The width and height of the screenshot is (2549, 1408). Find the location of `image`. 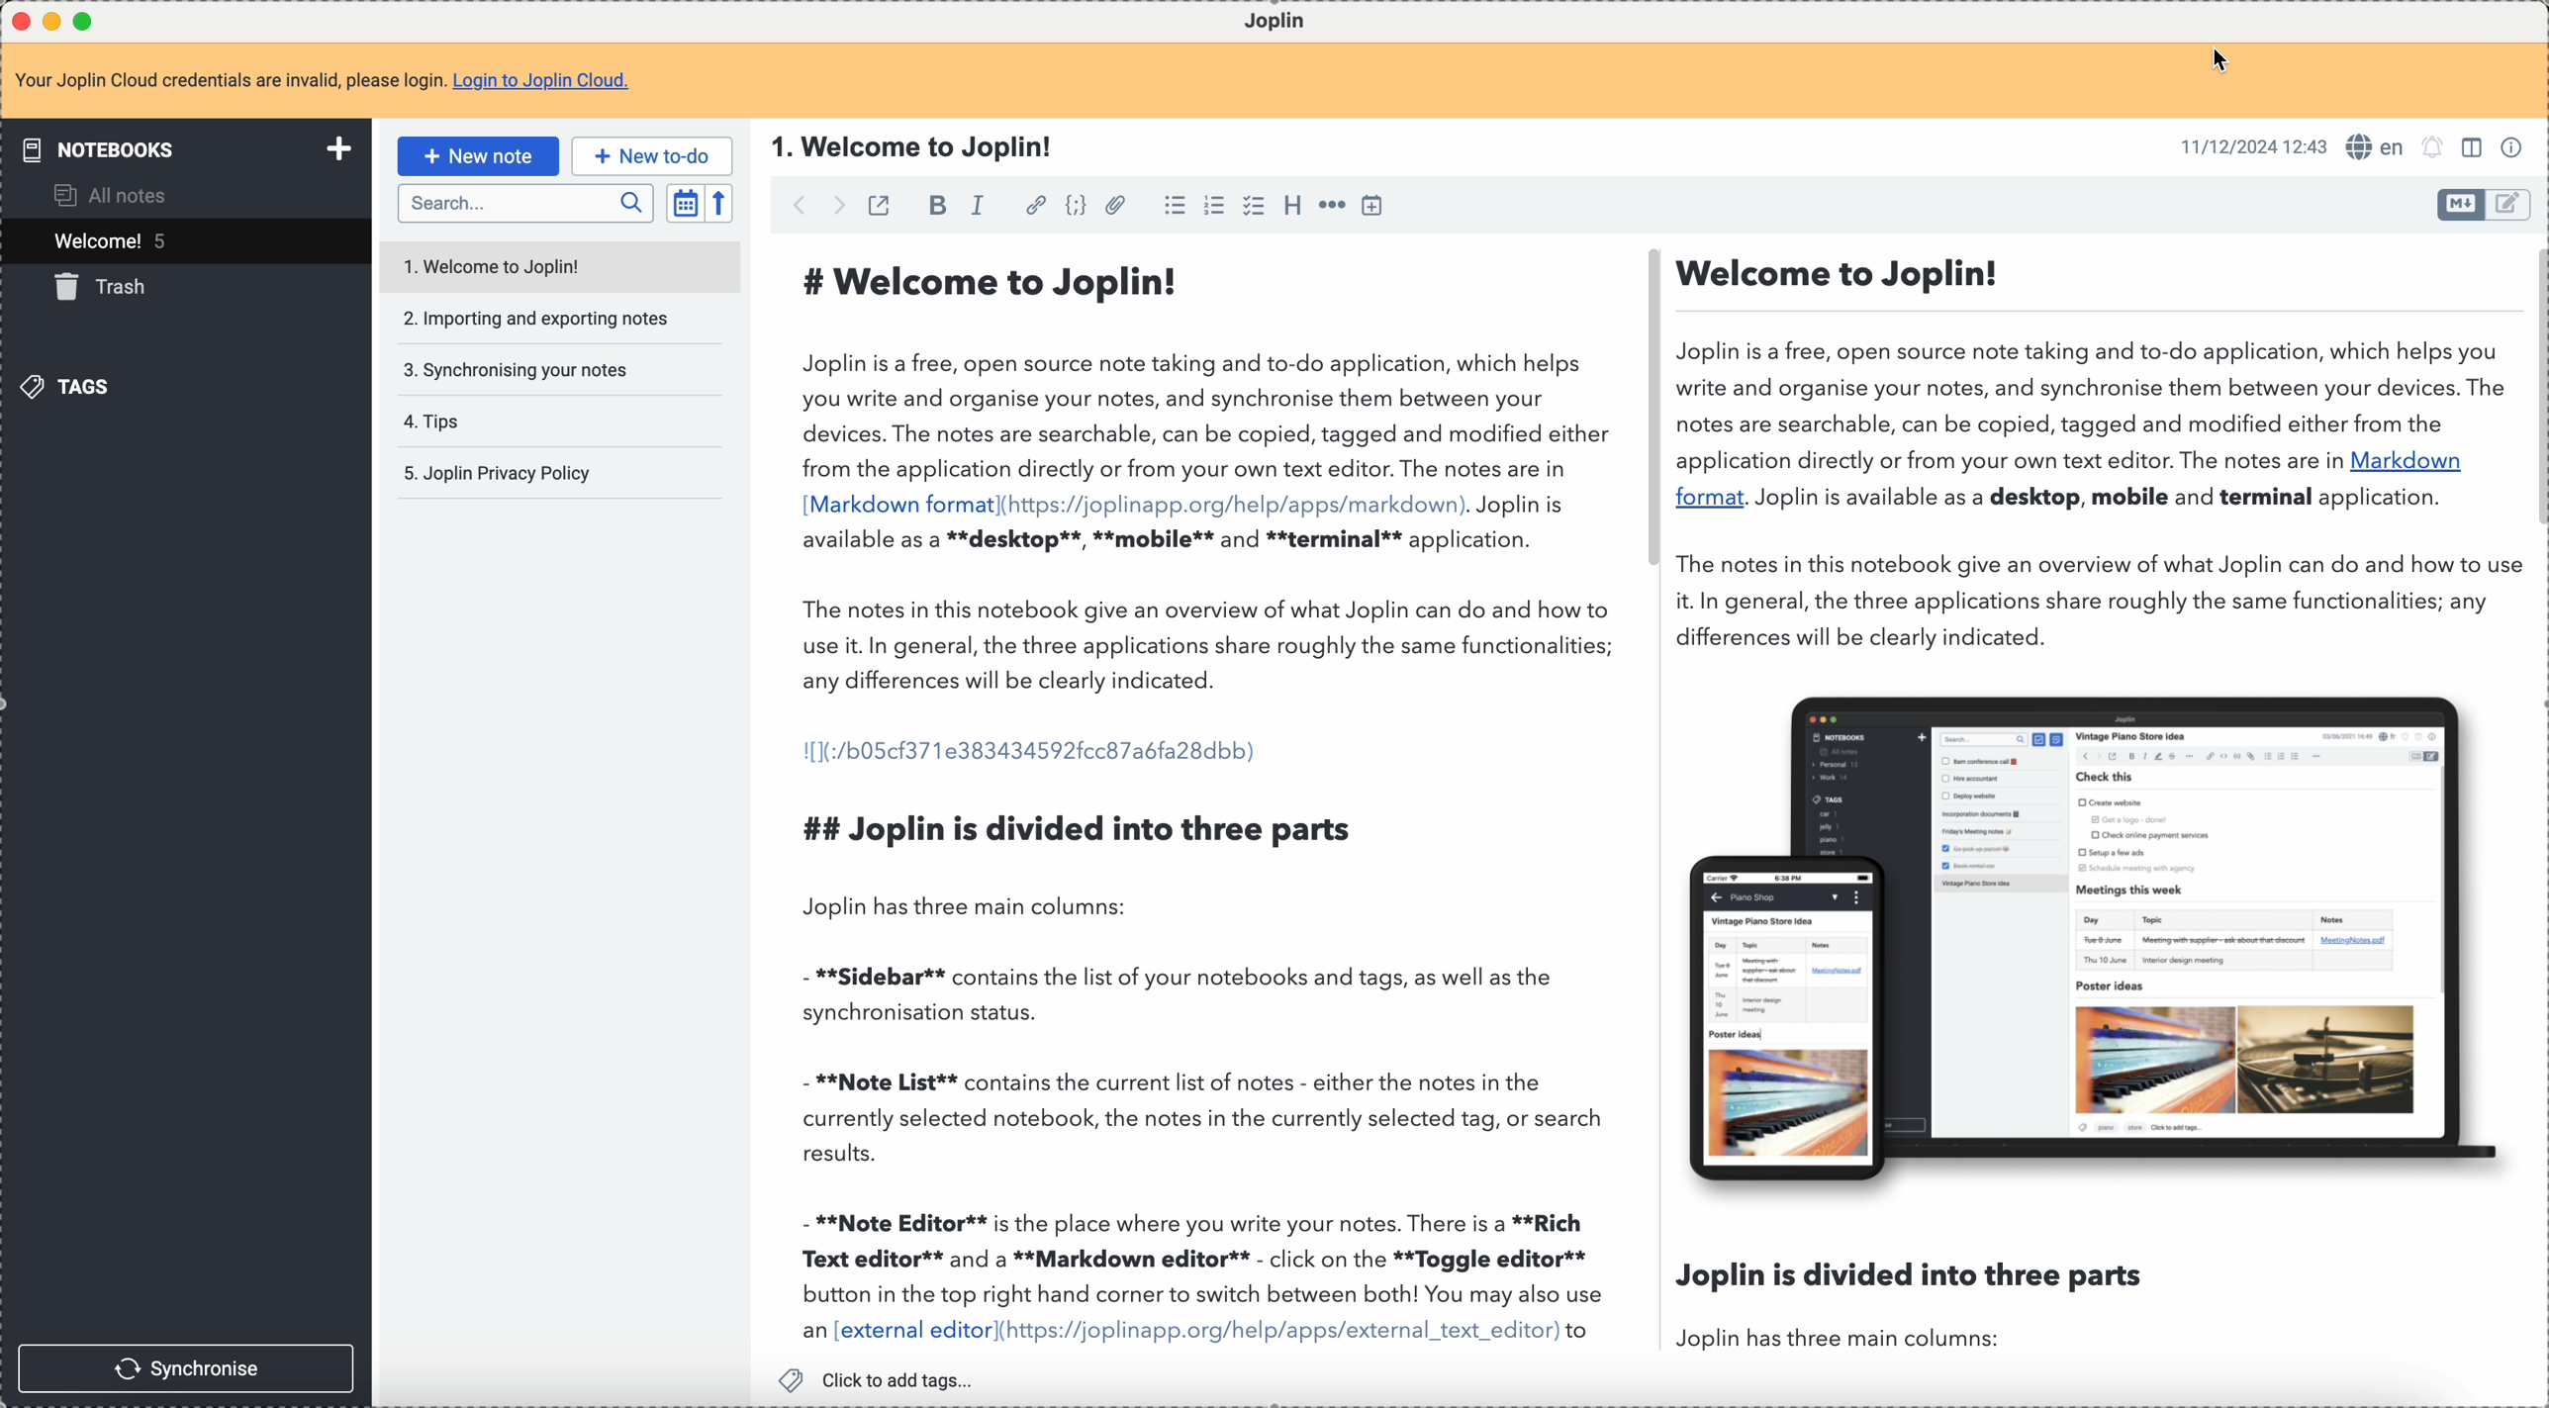

image is located at coordinates (2105, 936).